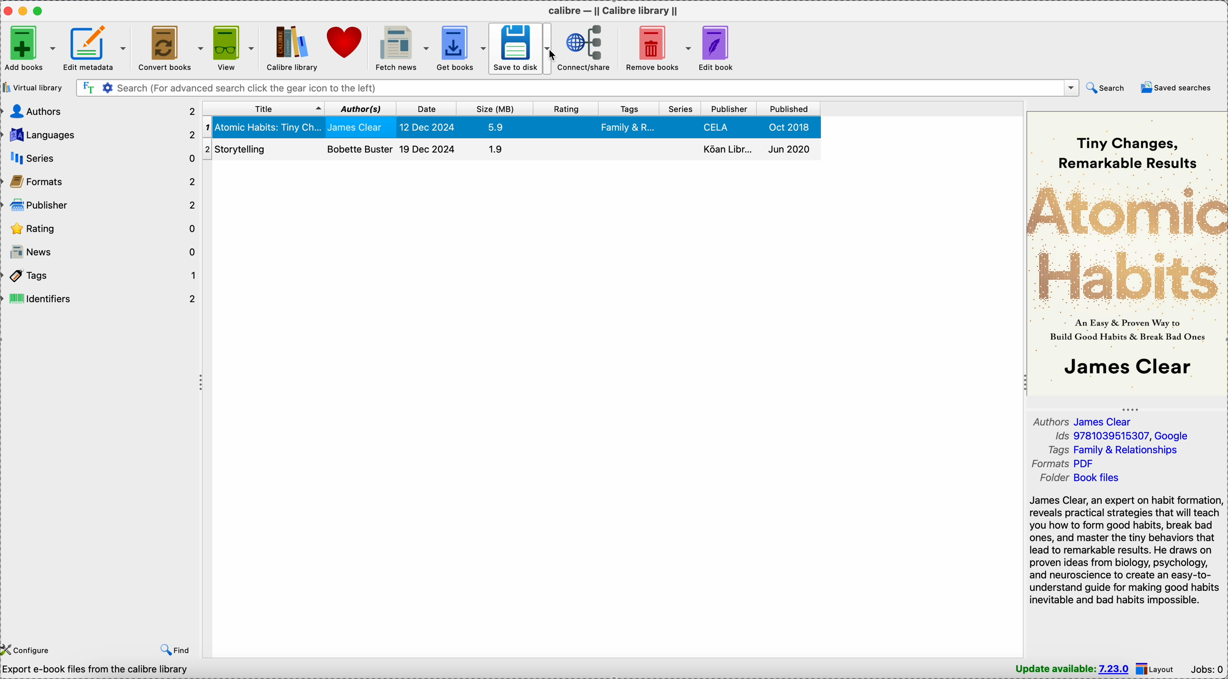 The height and width of the screenshot is (679, 1228). I want to click on rating, so click(102, 229).